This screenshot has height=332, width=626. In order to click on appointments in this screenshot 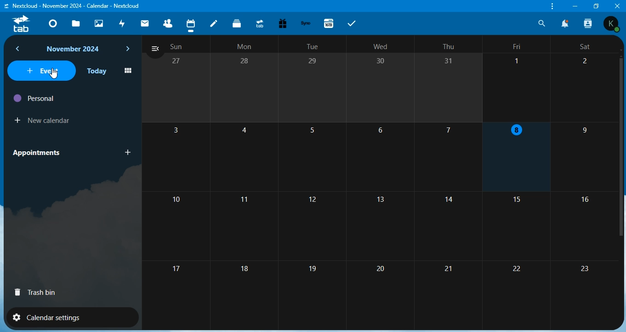, I will do `click(41, 153)`.